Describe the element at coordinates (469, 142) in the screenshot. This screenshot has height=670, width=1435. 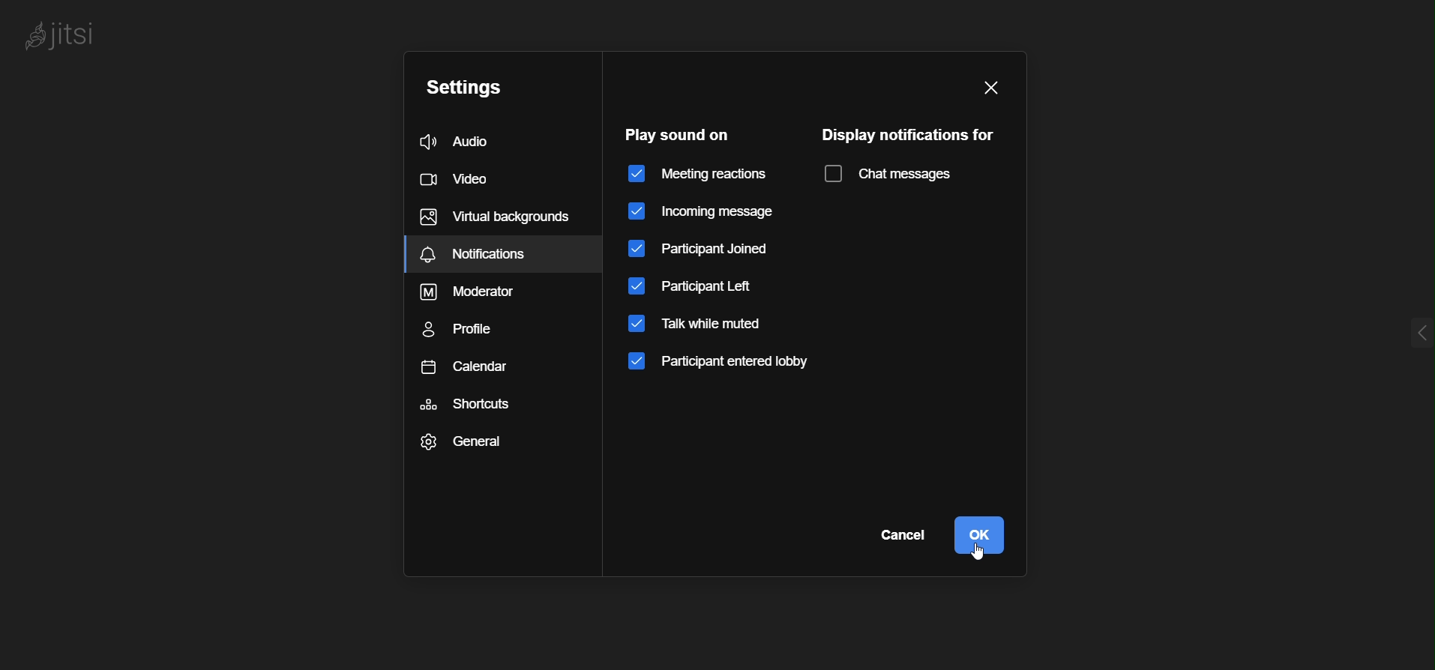
I see `audio` at that location.